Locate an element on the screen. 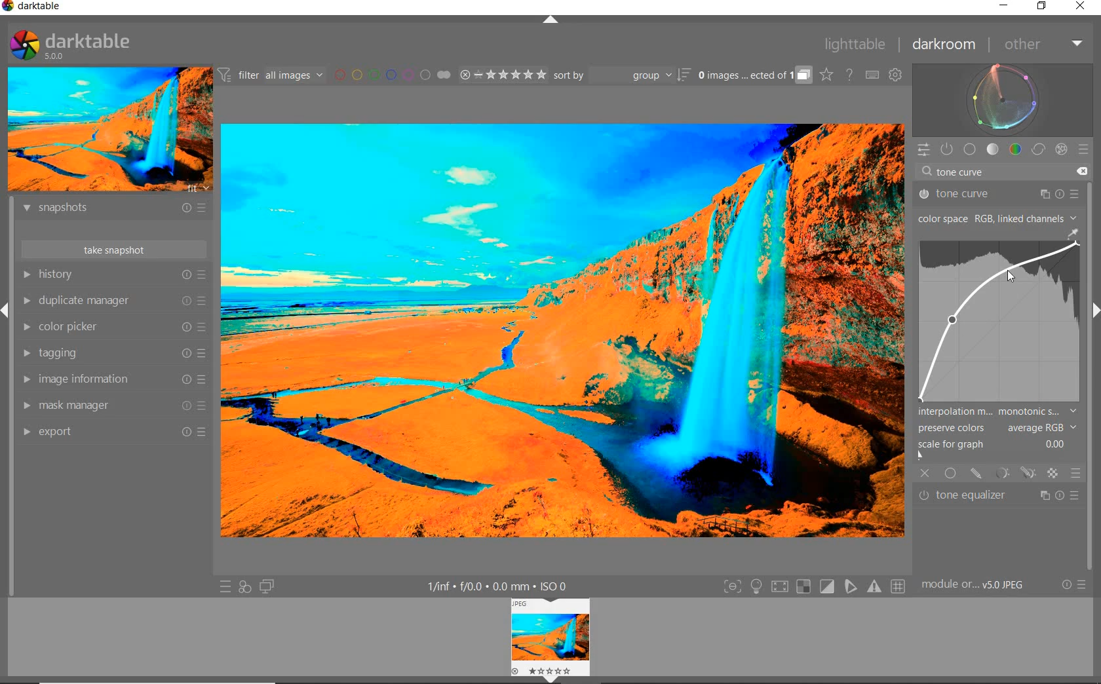 The width and height of the screenshot is (1101, 684). duplicate manager is located at coordinates (113, 300).